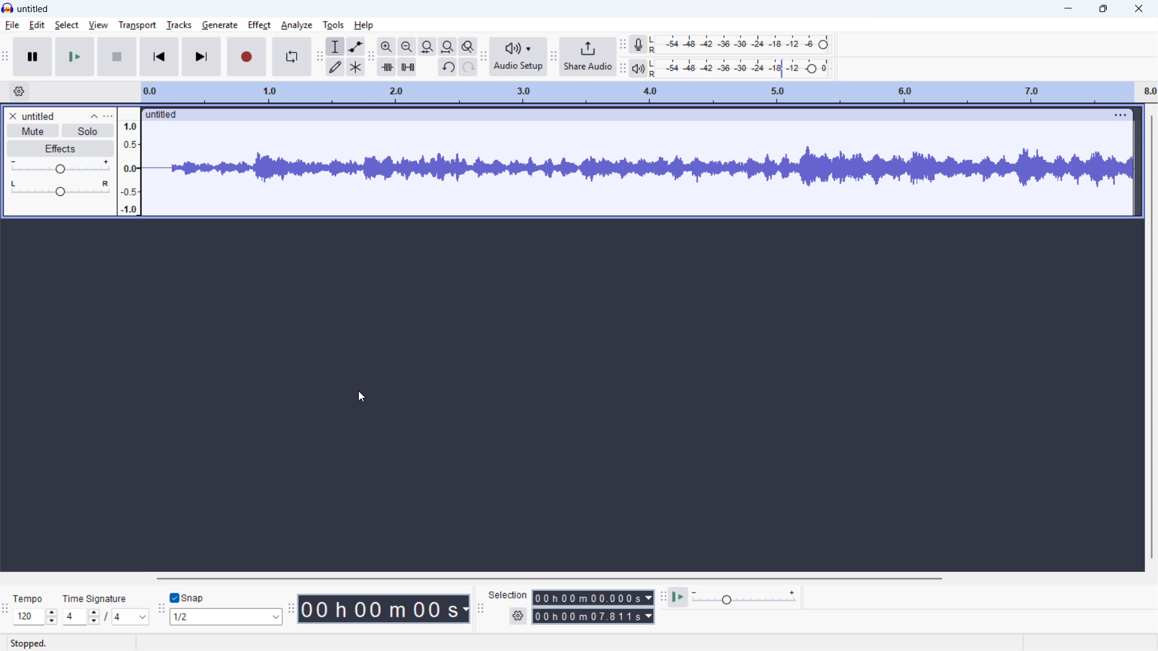 This screenshot has height=651, width=1158. What do you see at coordinates (484, 57) in the screenshot?
I see `audio setup toolbar` at bounding box center [484, 57].